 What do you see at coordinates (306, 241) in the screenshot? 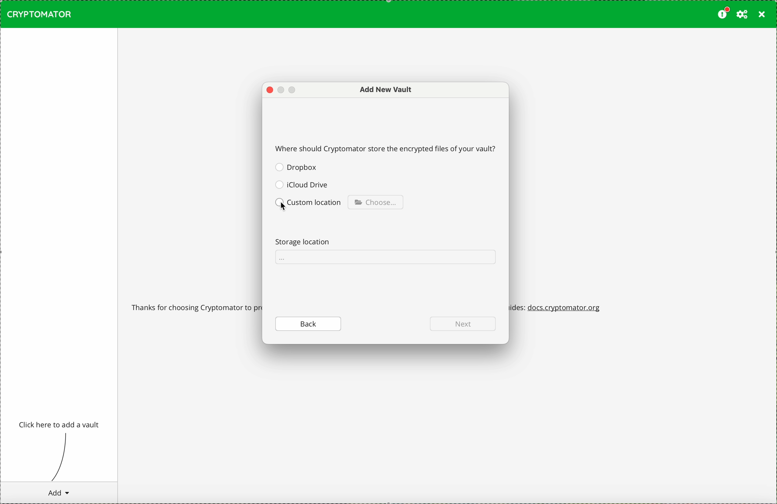
I see `storage location` at bounding box center [306, 241].